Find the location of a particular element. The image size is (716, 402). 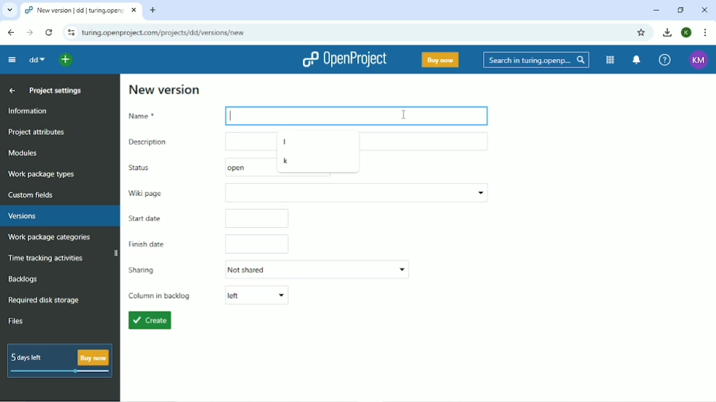

Name is located at coordinates (166, 116).